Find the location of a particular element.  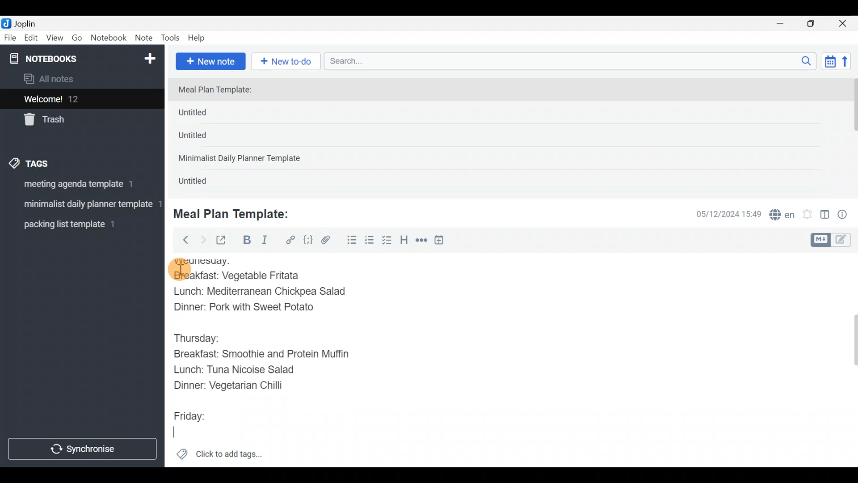

New note is located at coordinates (210, 60).